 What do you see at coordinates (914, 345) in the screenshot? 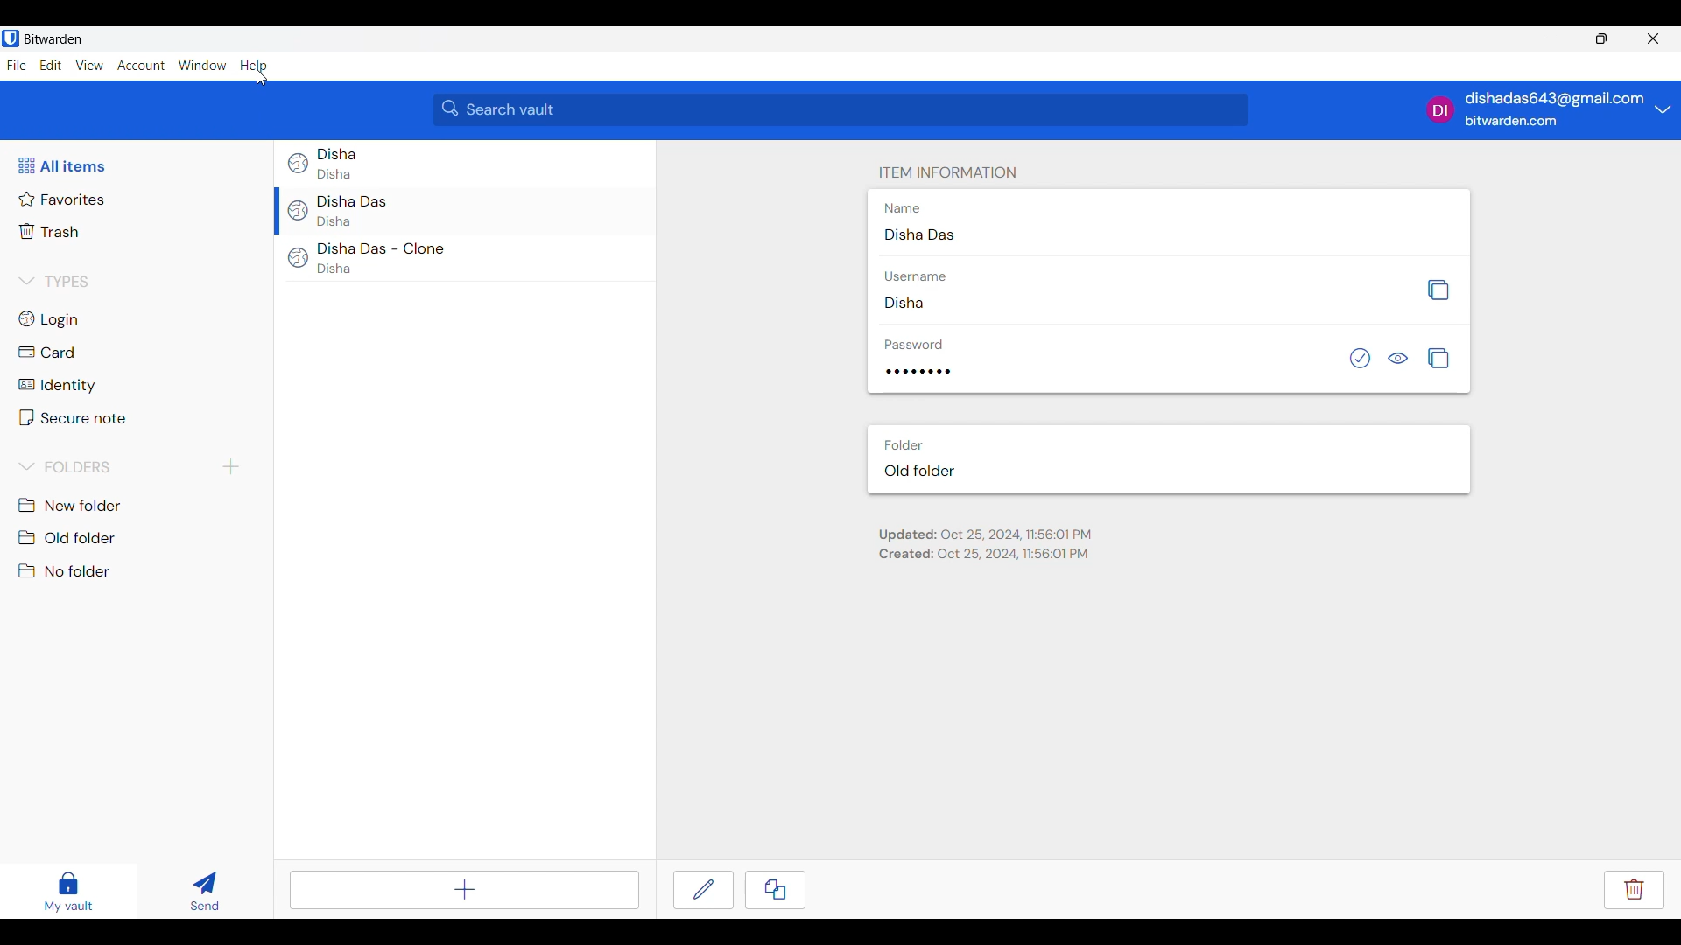
I see `Password` at bounding box center [914, 345].